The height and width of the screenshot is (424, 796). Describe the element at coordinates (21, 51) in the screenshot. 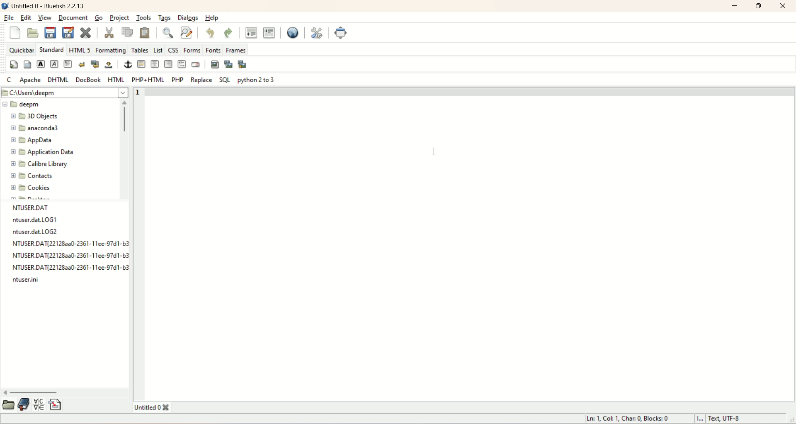

I see `quickbar` at that location.